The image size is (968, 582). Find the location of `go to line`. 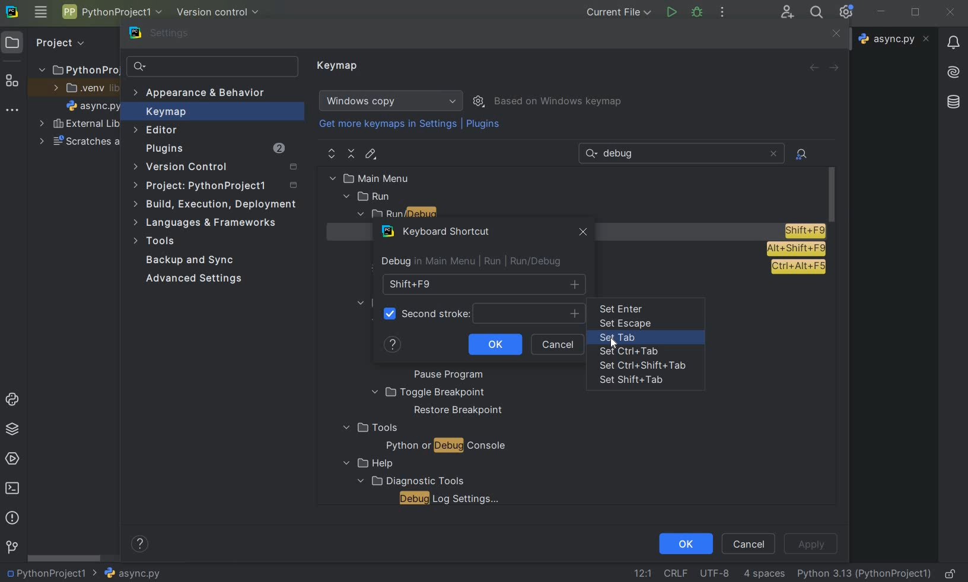

go to line is located at coordinates (642, 573).